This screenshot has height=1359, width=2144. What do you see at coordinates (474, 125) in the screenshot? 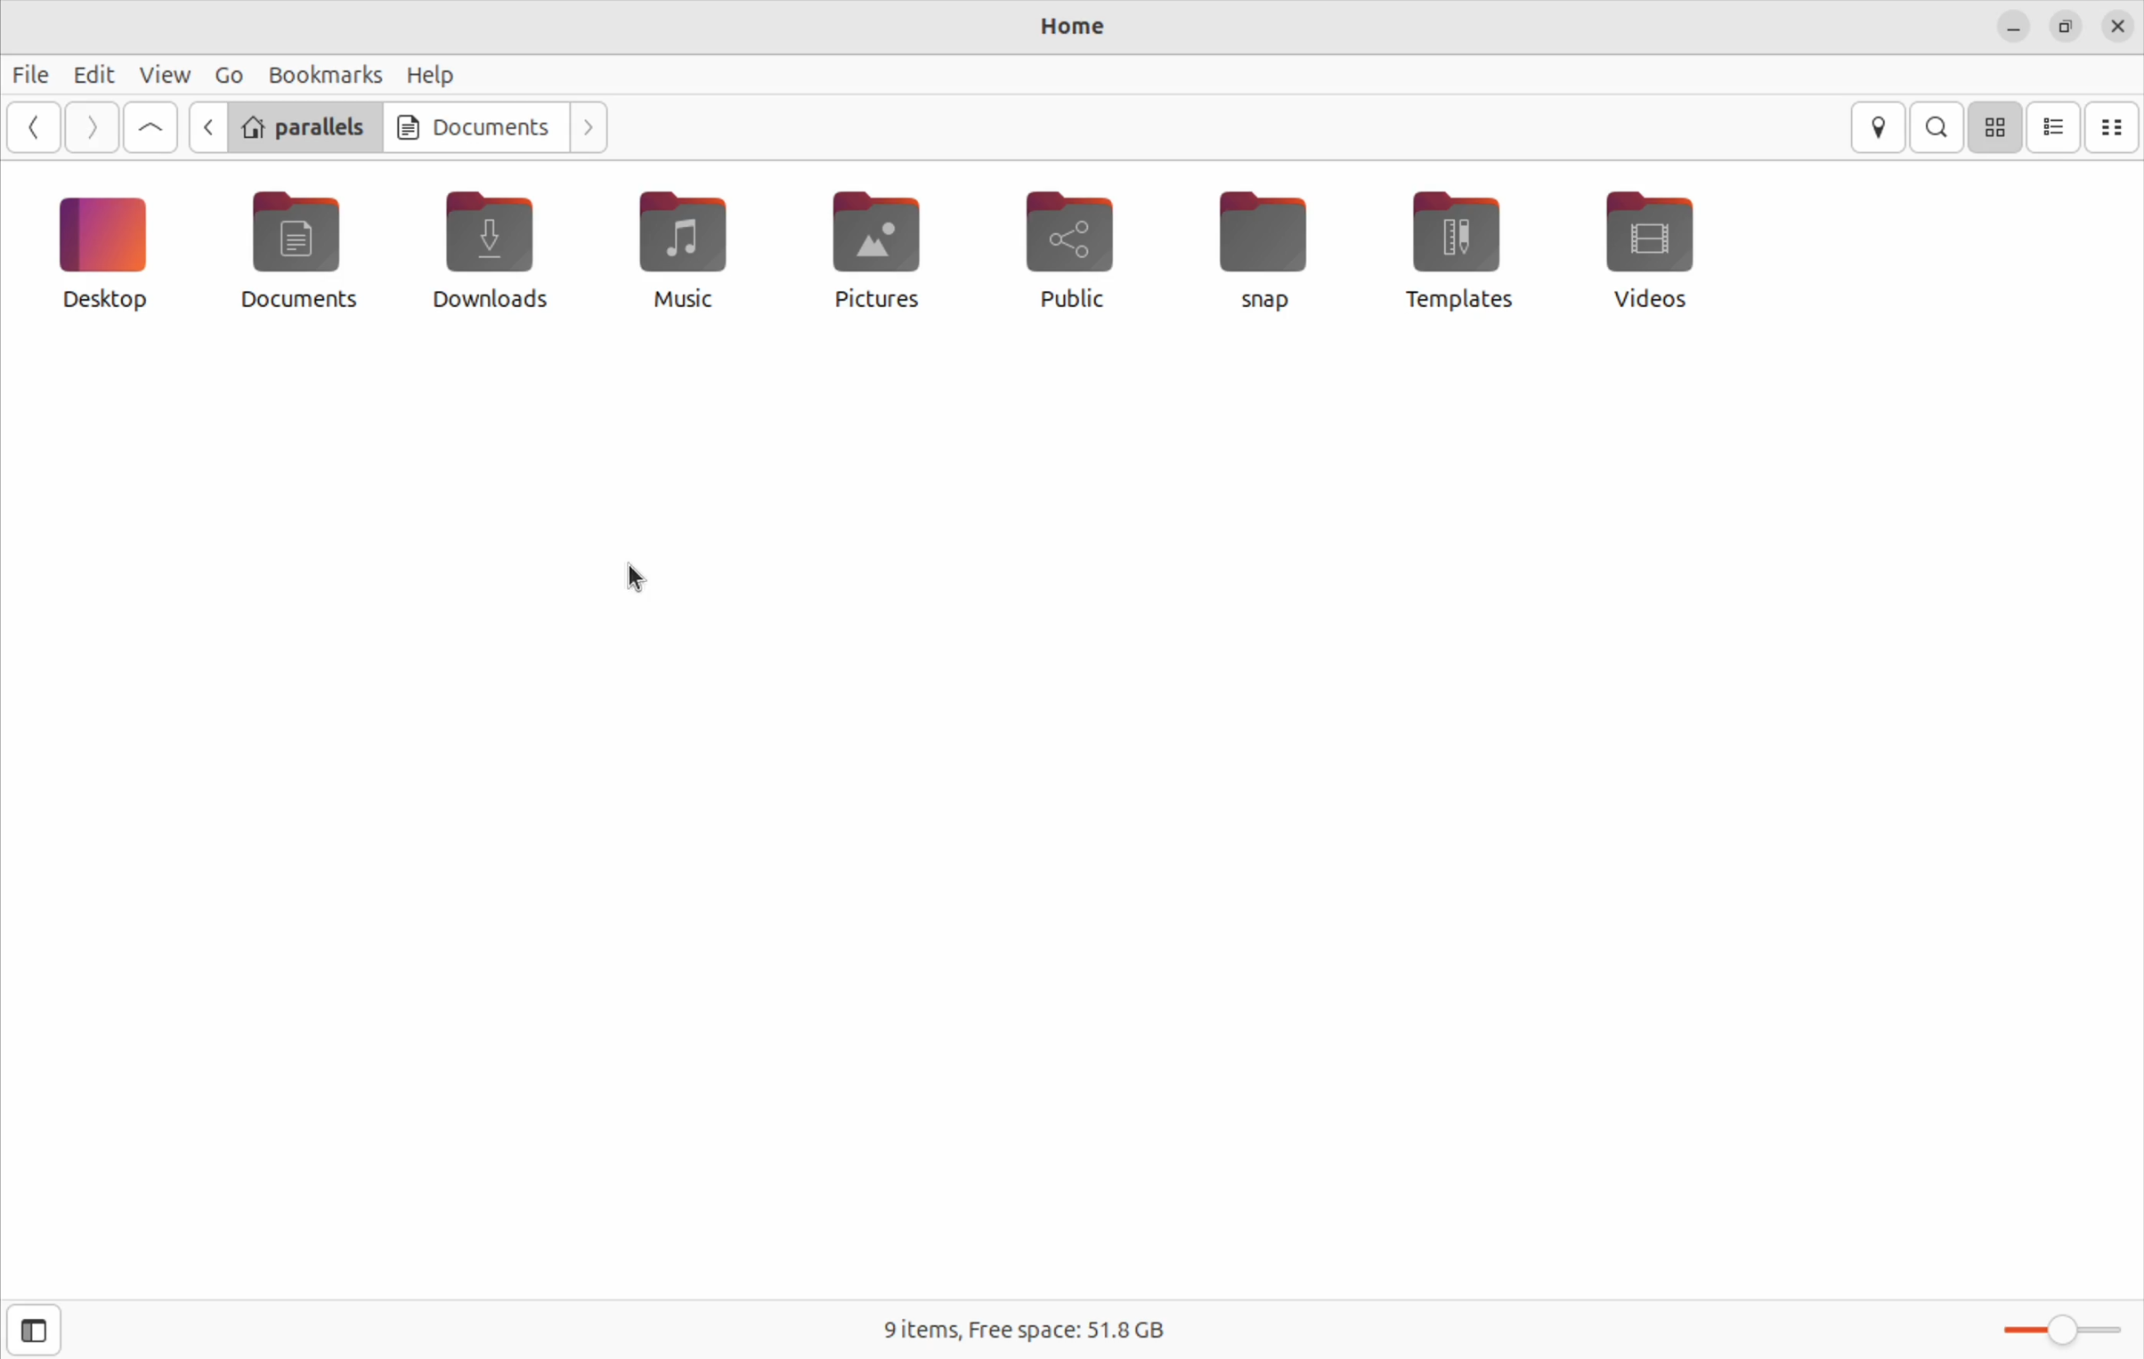
I see `Documents` at bounding box center [474, 125].